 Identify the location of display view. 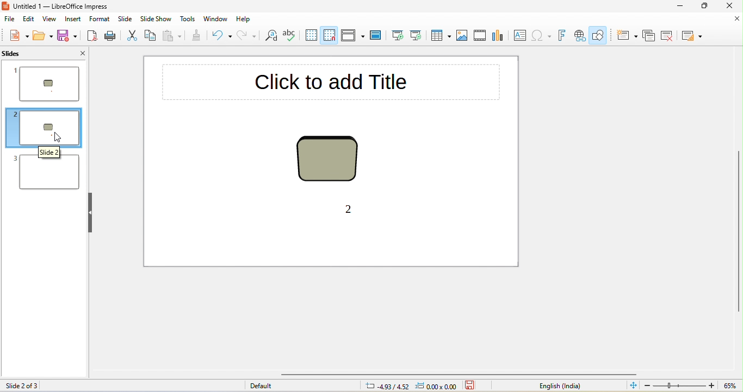
(353, 37).